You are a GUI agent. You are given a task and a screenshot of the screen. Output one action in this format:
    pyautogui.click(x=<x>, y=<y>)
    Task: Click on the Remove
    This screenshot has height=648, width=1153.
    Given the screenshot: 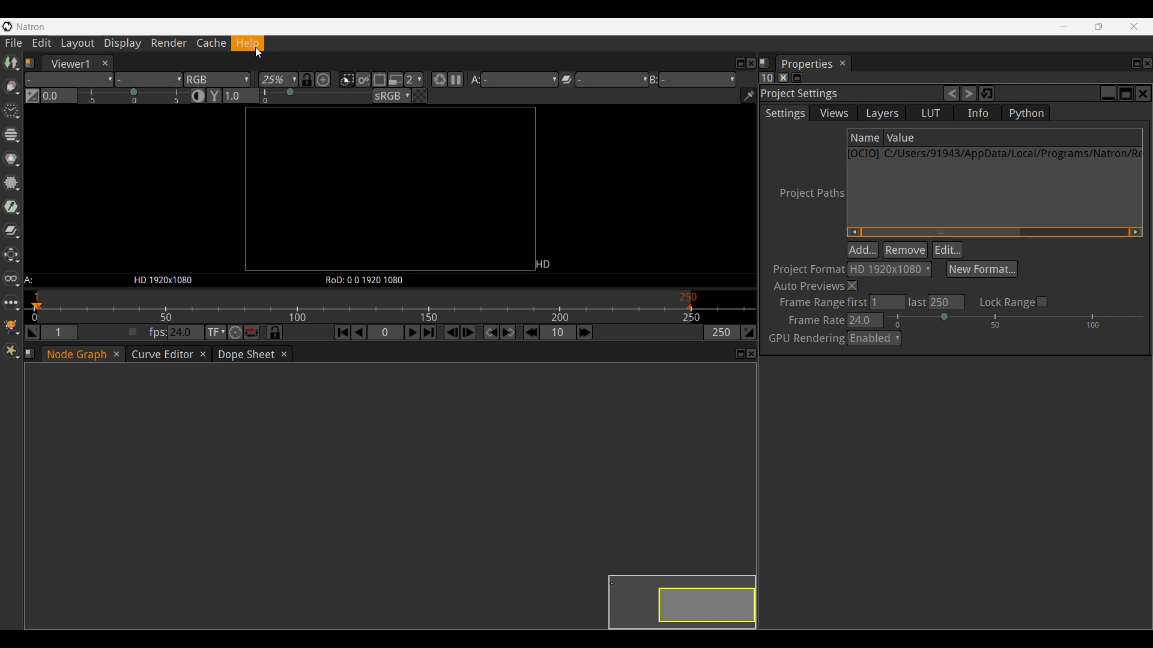 What is the action you would take?
    pyautogui.click(x=906, y=250)
    